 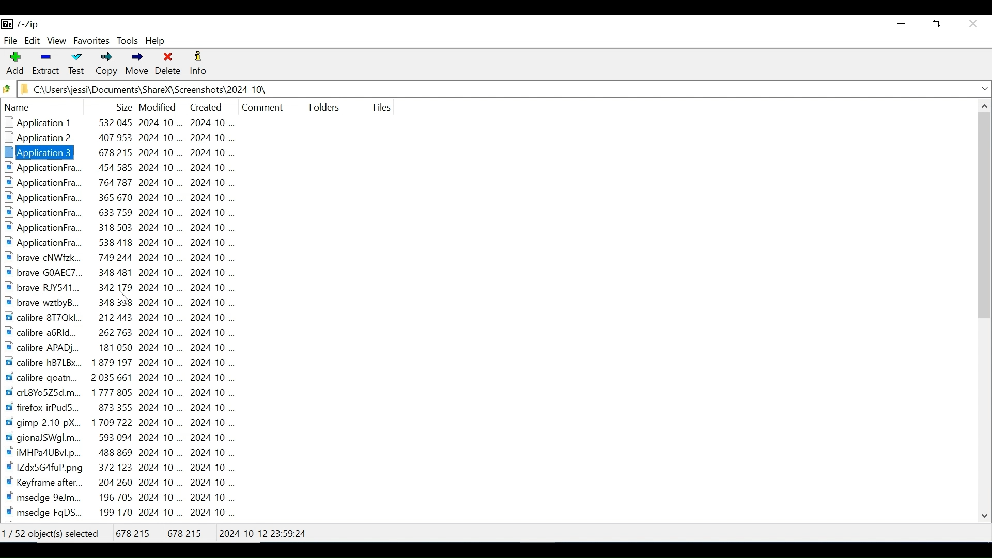 What do you see at coordinates (91, 41) in the screenshot?
I see `Favorites` at bounding box center [91, 41].